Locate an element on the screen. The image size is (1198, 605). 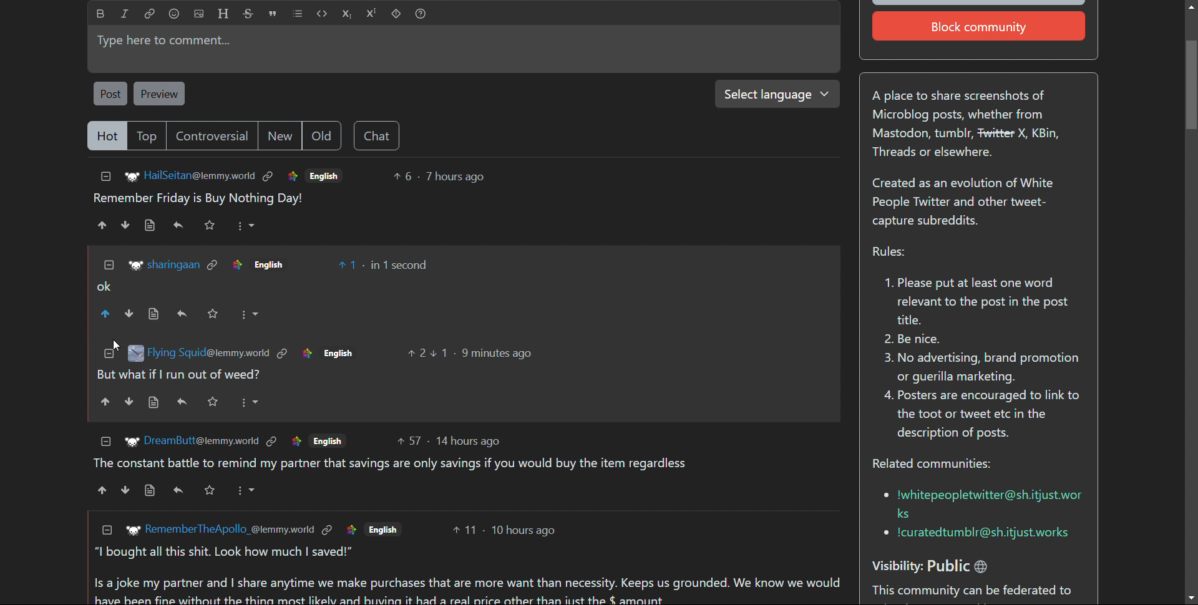
comment is located at coordinates (229, 551).